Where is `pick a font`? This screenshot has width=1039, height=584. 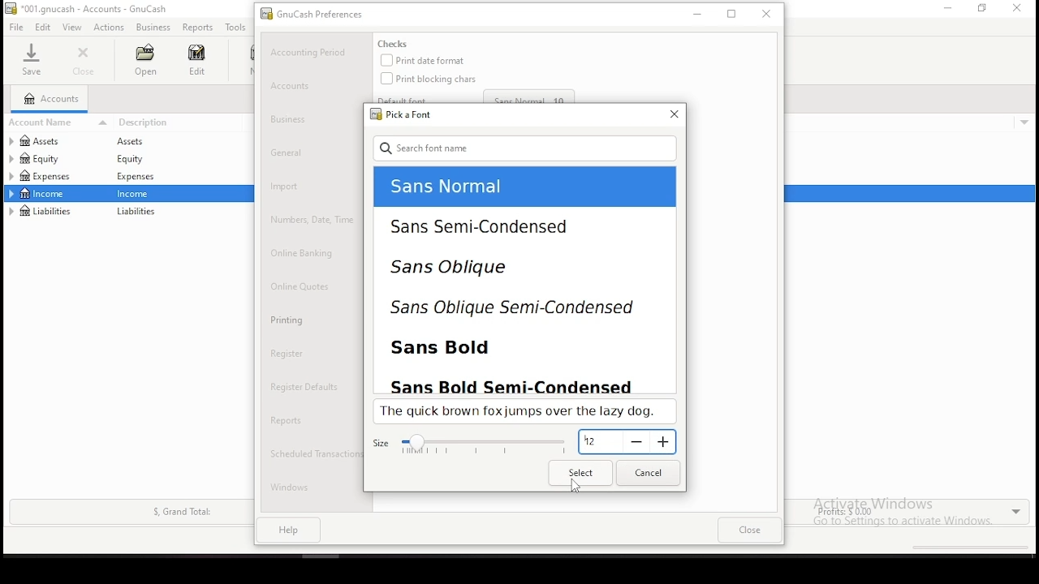 pick a font is located at coordinates (399, 114).